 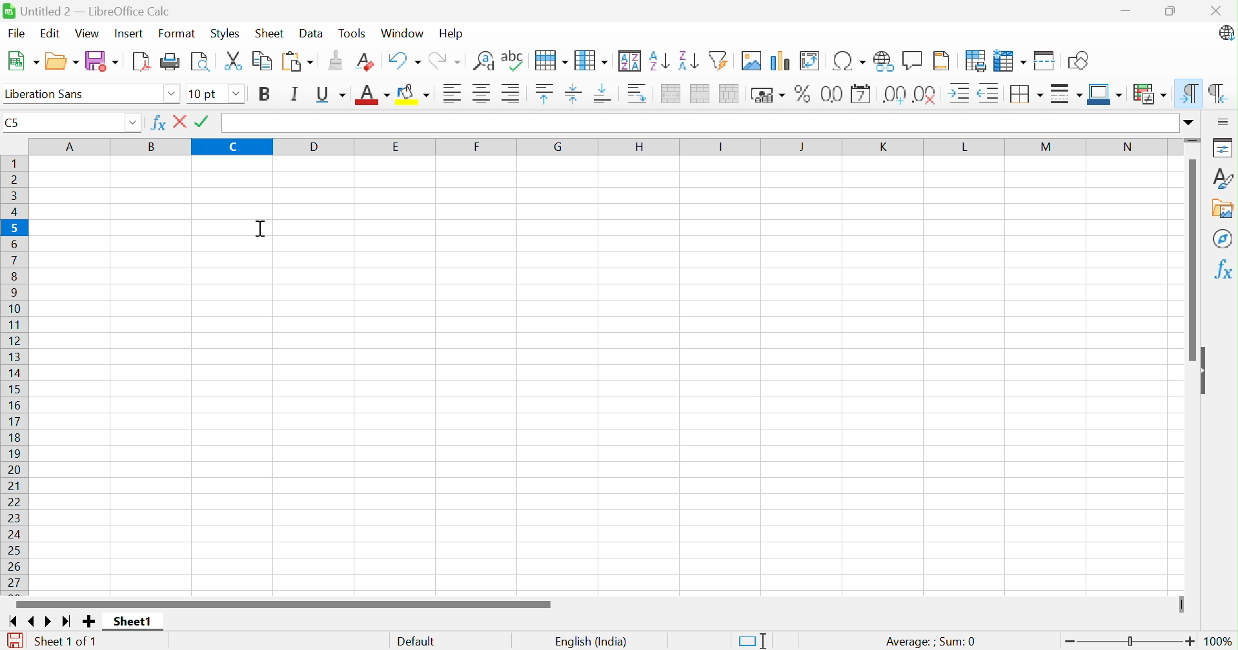 What do you see at coordinates (631, 61) in the screenshot?
I see `Sort` at bounding box center [631, 61].